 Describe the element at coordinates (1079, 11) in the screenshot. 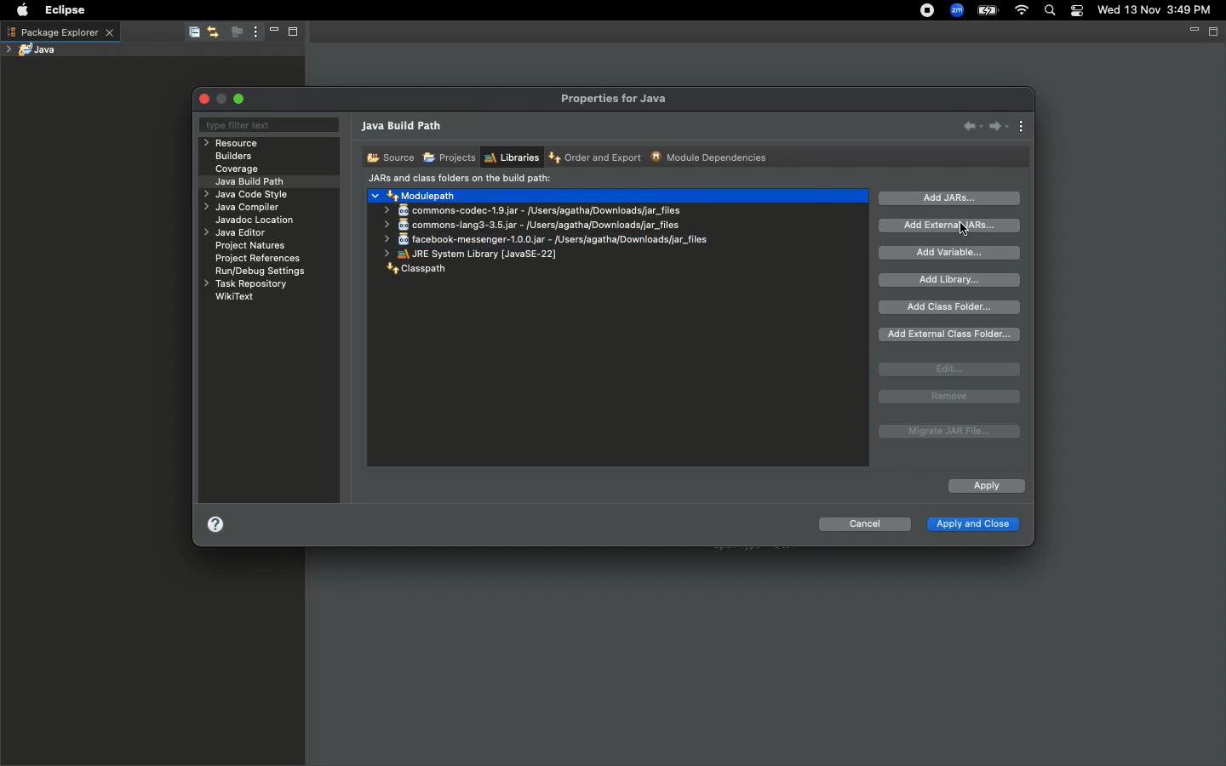

I see `Notification` at that location.